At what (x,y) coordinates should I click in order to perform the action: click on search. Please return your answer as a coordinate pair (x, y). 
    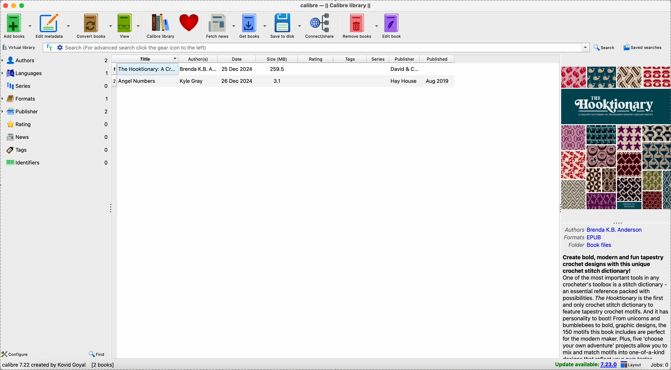
    Looking at the image, I should click on (605, 48).